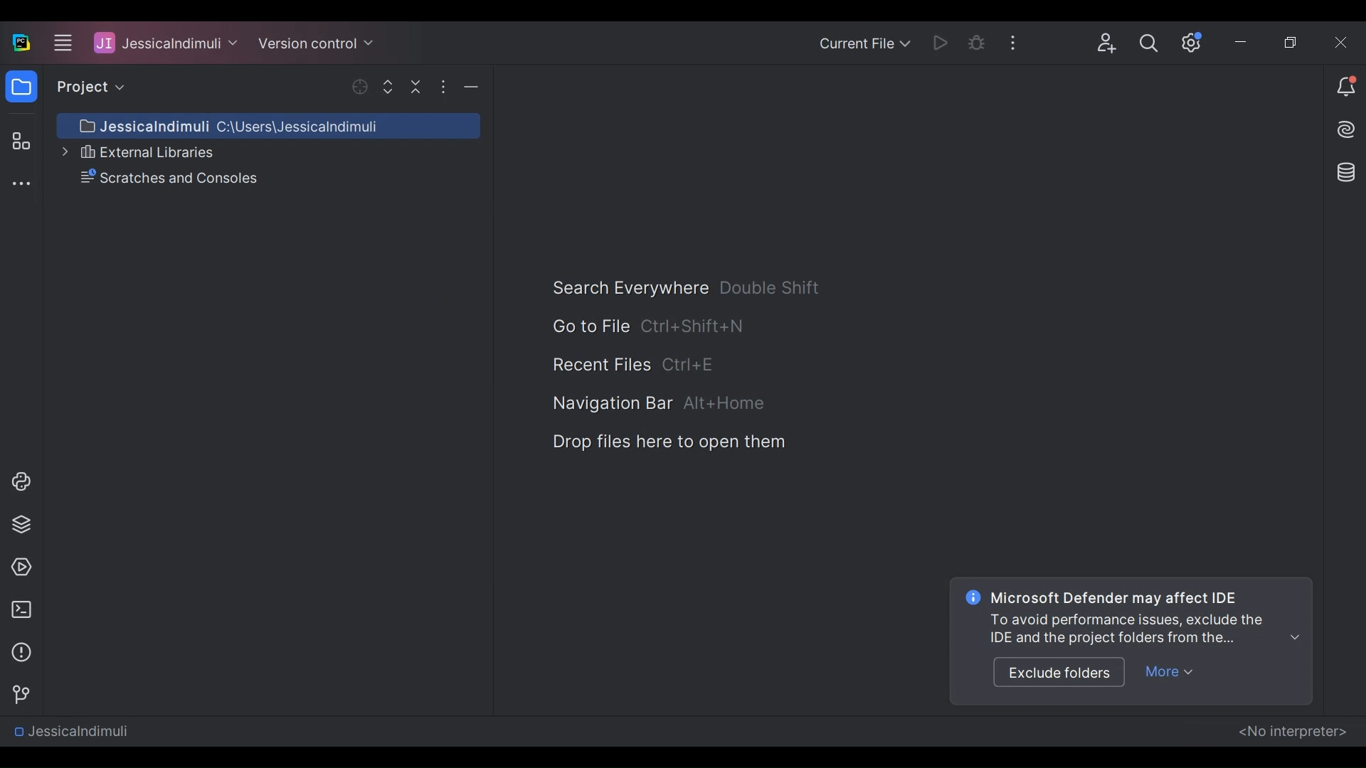  I want to click on Project Packages, so click(18, 525).